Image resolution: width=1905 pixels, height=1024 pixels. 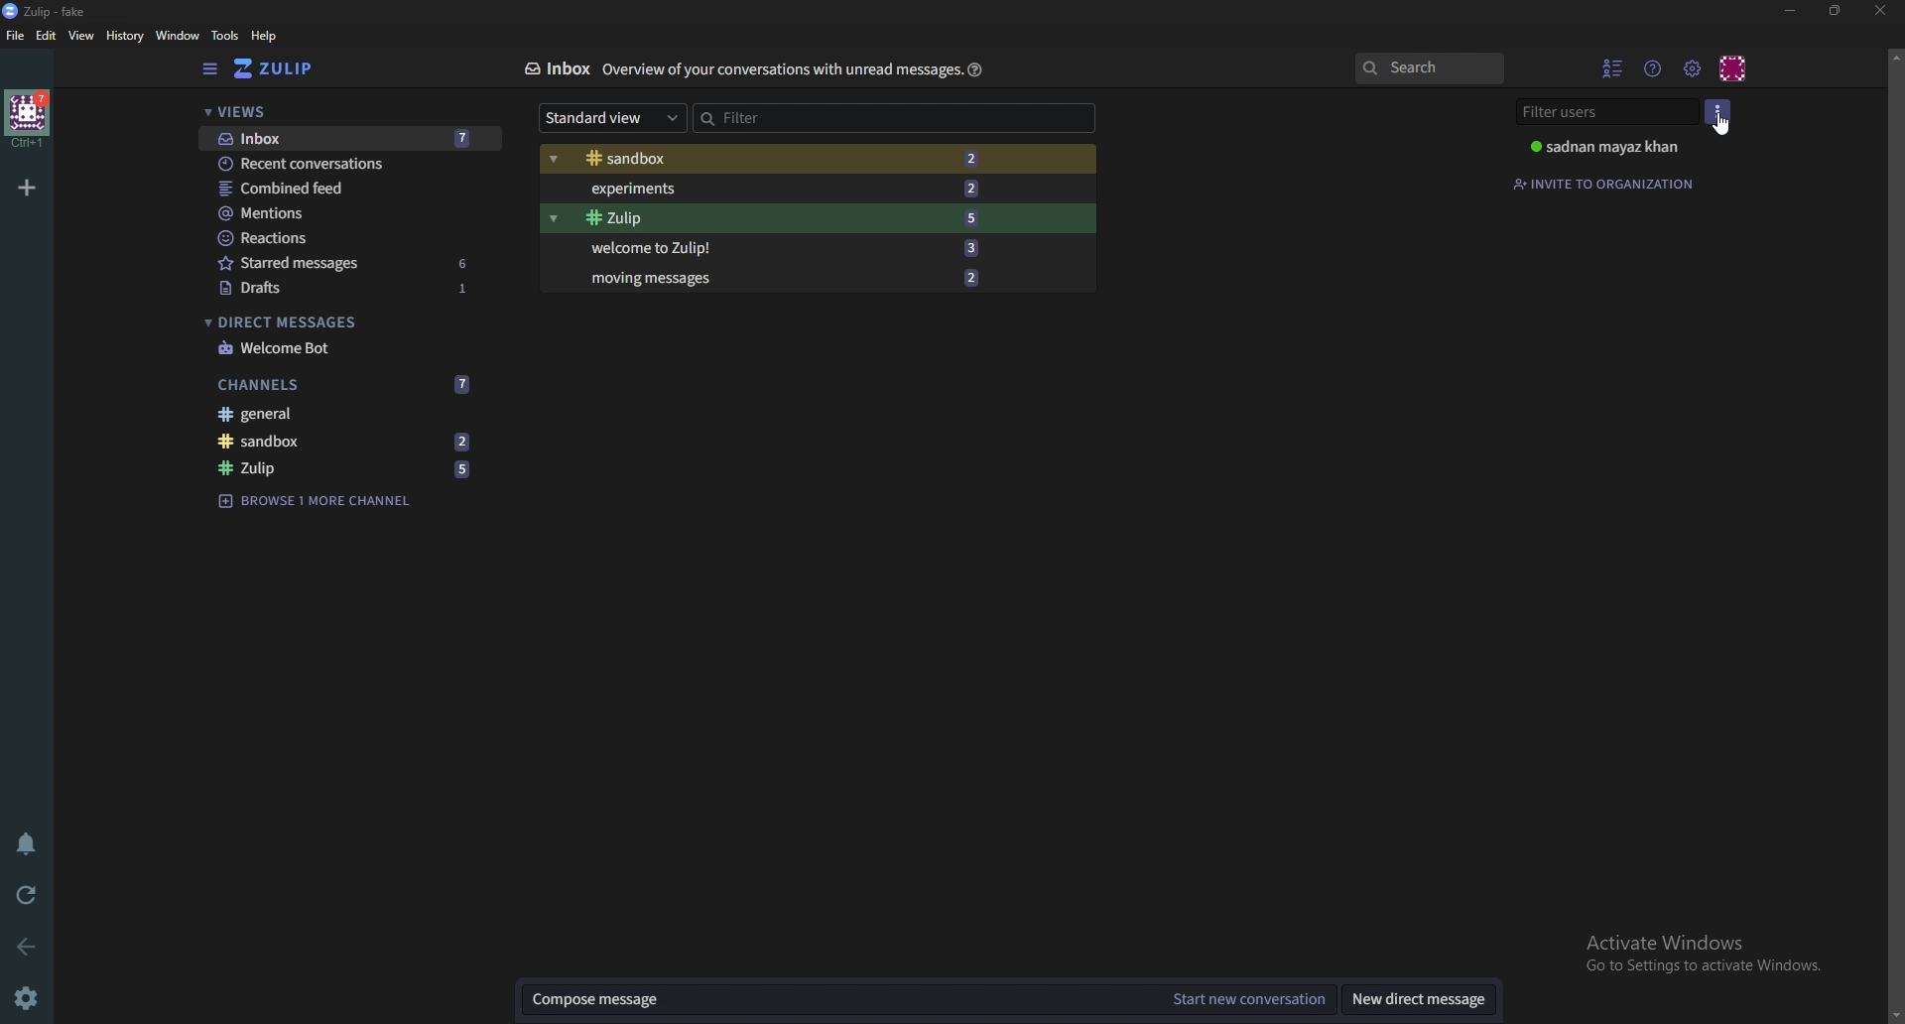 I want to click on Info, so click(x=780, y=70).